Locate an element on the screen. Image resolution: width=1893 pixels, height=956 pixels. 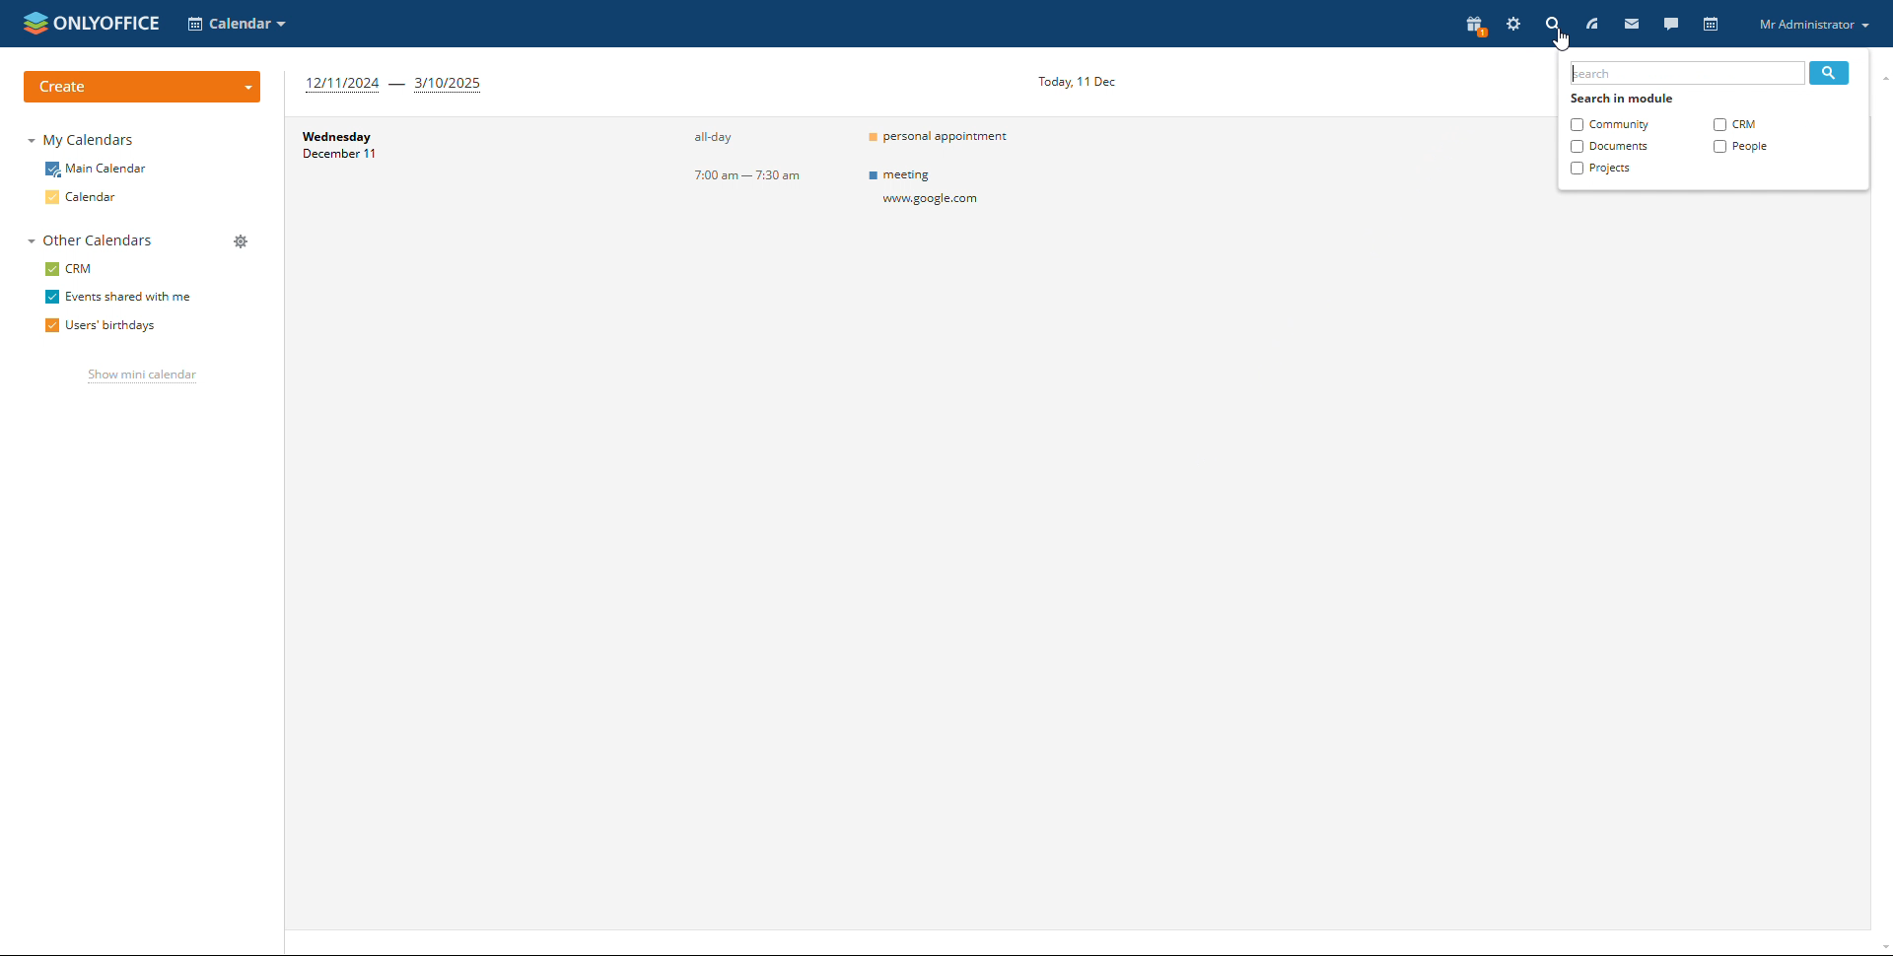
search is located at coordinates (1830, 73).